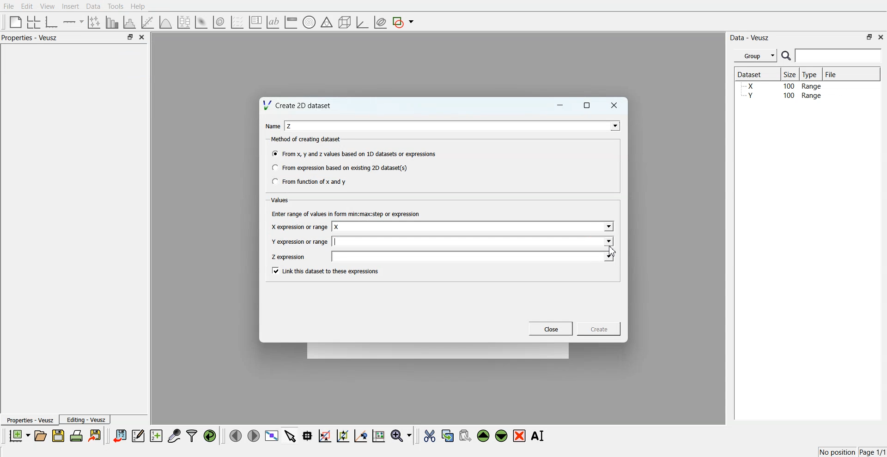 The width and height of the screenshot is (887, 457). I want to click on Enter name, so click(474, 241).